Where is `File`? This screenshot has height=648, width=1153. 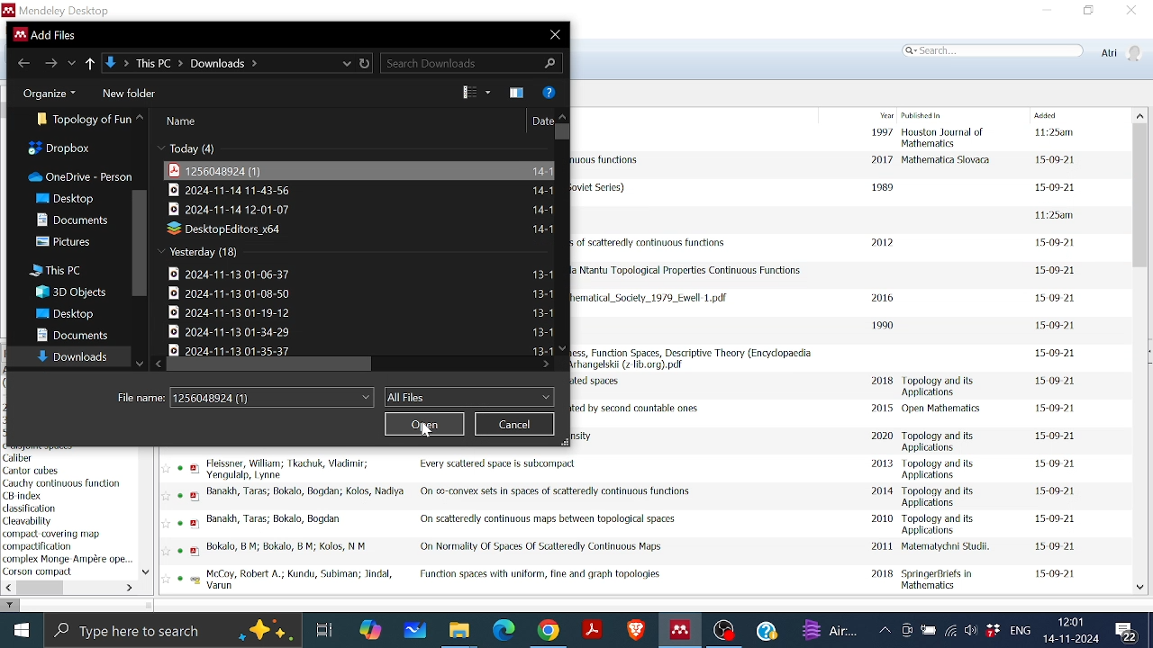
File is located at coordinates (225, 230).